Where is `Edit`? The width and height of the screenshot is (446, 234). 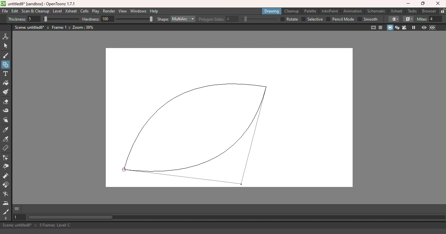 Edit is located at coordinates (15, 12).